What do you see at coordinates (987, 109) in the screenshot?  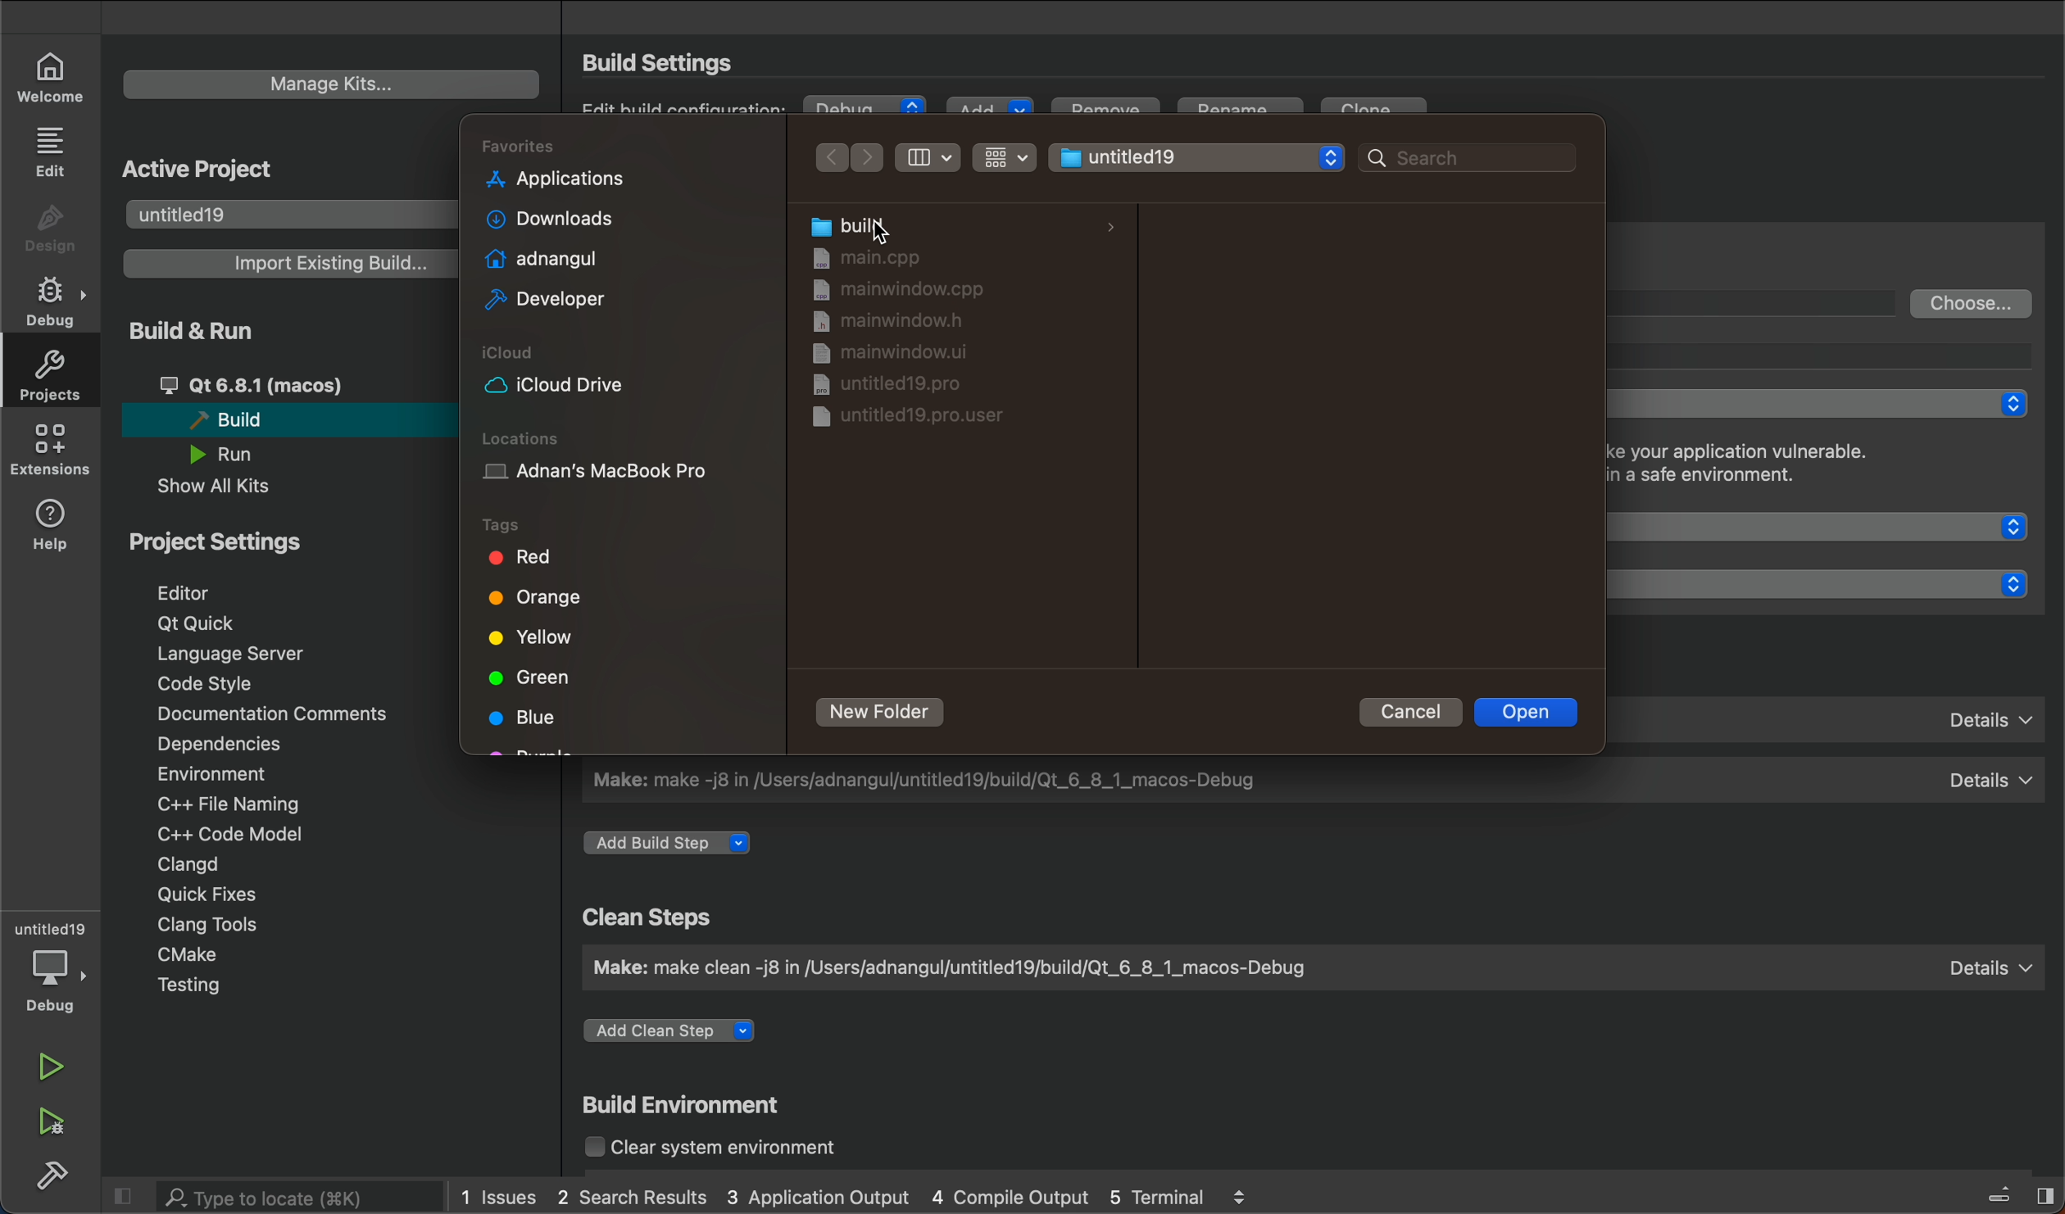 I see `add` at bounding box center [987, 109].